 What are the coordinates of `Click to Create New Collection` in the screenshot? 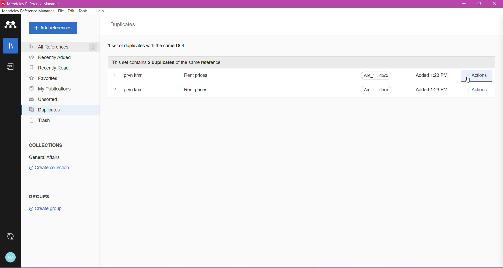 It's located at (53, 168).